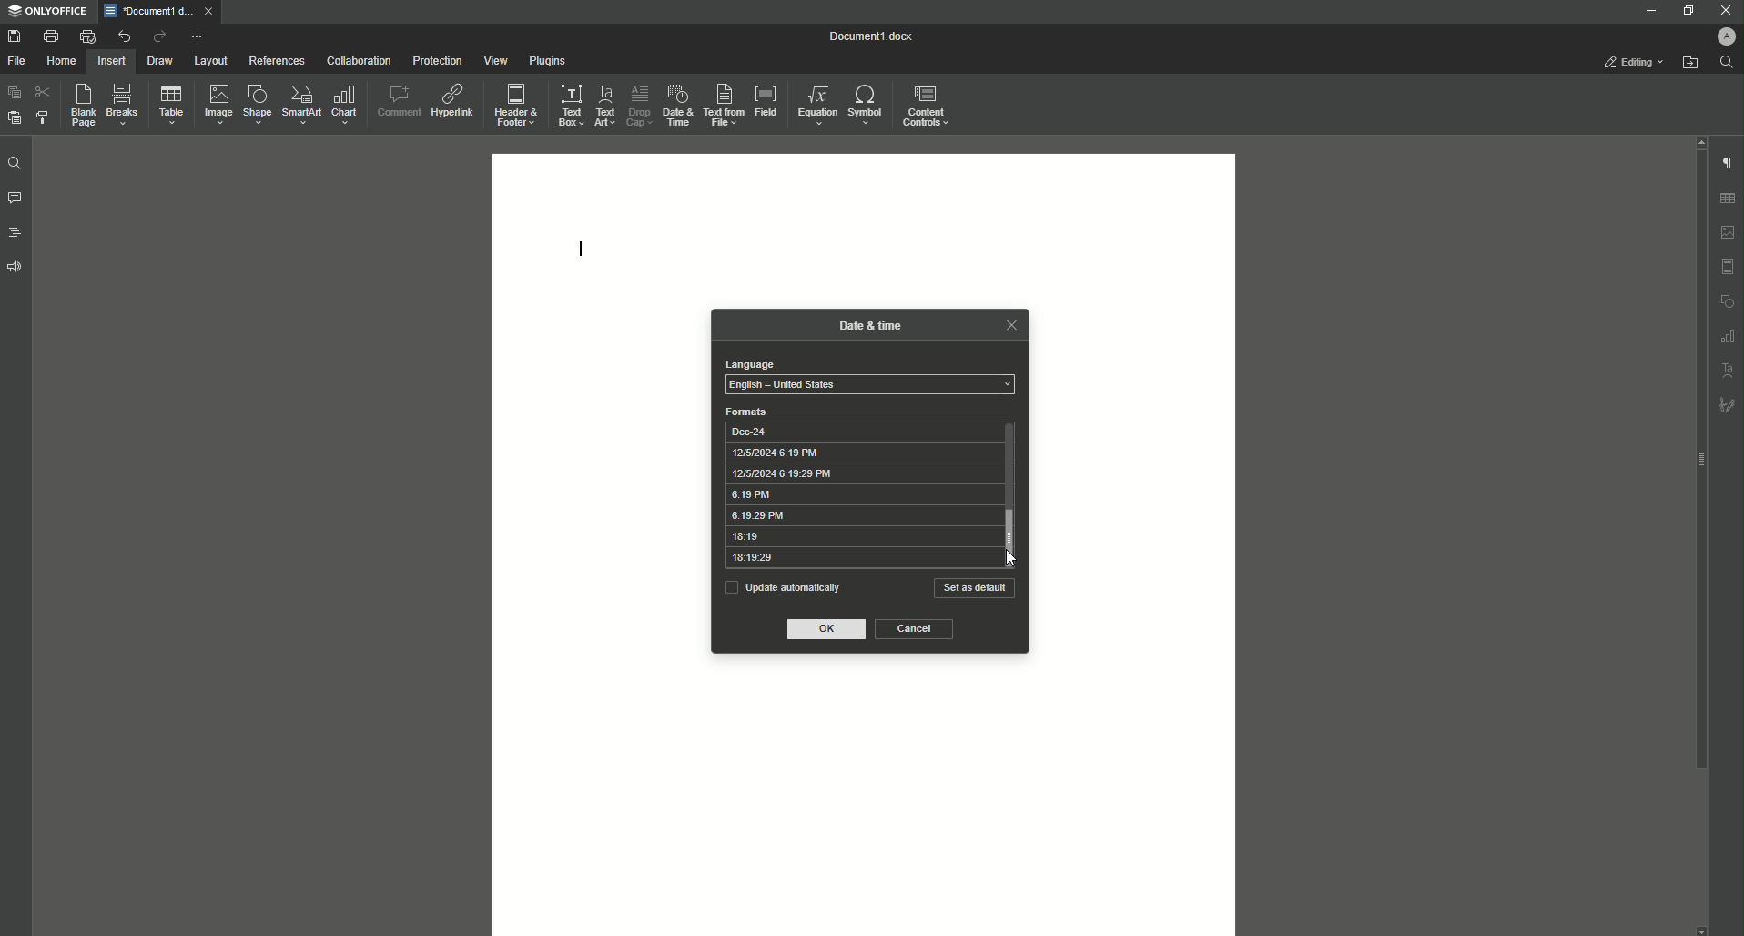  Describe the element at coordinates (1726, 62) in the screenshot. I see `Find` at that location.